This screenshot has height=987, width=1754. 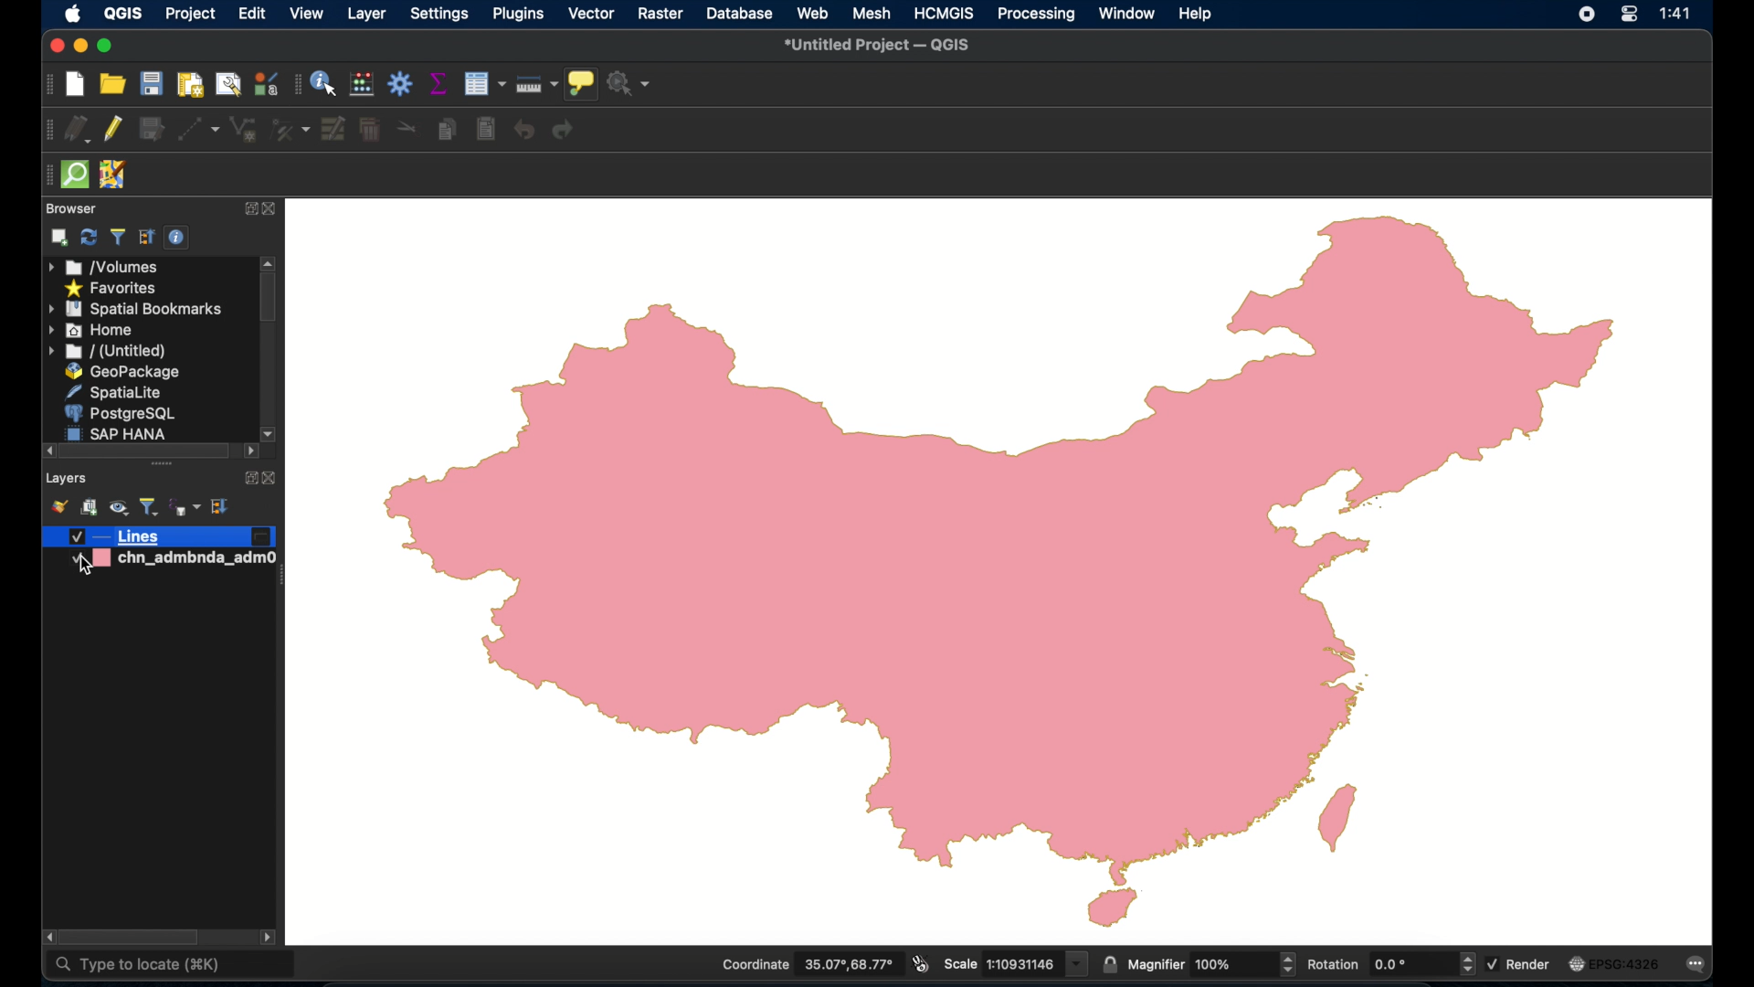 What do you see at coordinates (89, 237) in the screenshot?
I see `refresh` at bounding box center [89, 237].